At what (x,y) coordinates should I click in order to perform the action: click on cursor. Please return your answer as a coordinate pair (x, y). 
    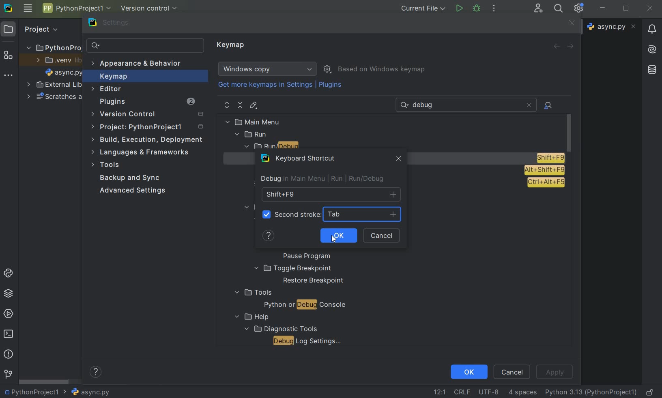
    Looking at the image, I should click on (333, 240).